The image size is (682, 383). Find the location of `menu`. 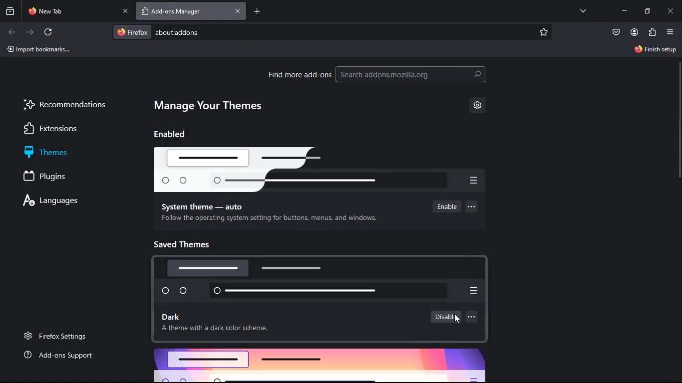

menu is located at coordinates (670, 32).